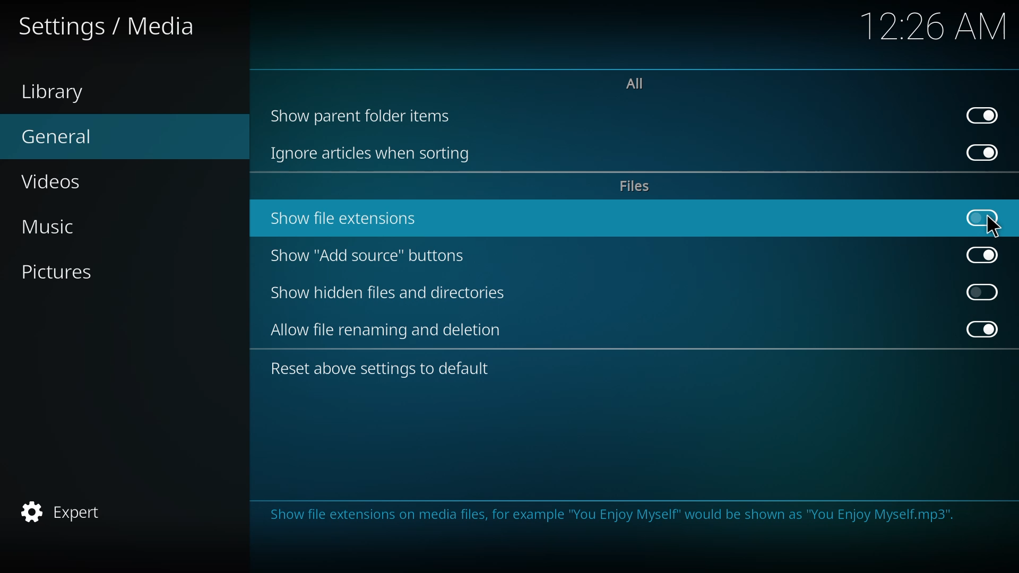 The image size is (1019, 573). I want to click on all, so click(632, 82).